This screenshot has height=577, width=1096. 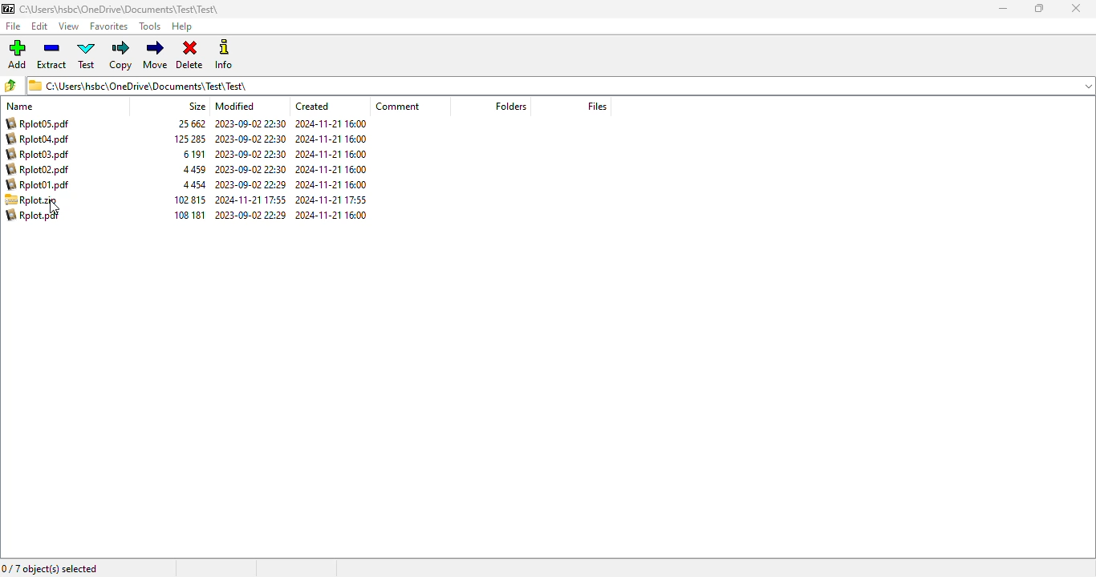 I want to click on collapse, so click(x=1088, y=87).